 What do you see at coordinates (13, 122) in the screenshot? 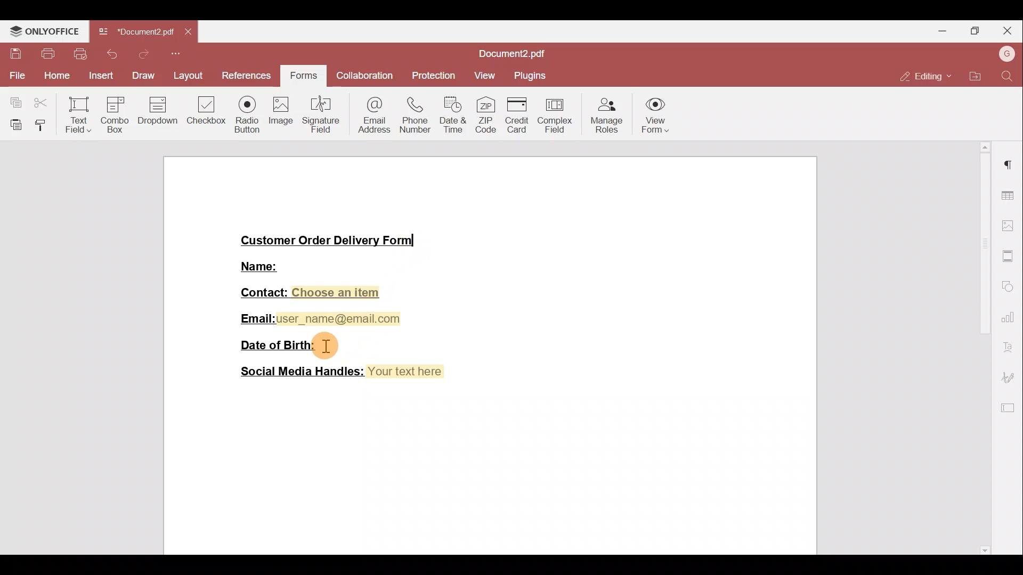
I see `Paste` at bounding box center [13, 122].